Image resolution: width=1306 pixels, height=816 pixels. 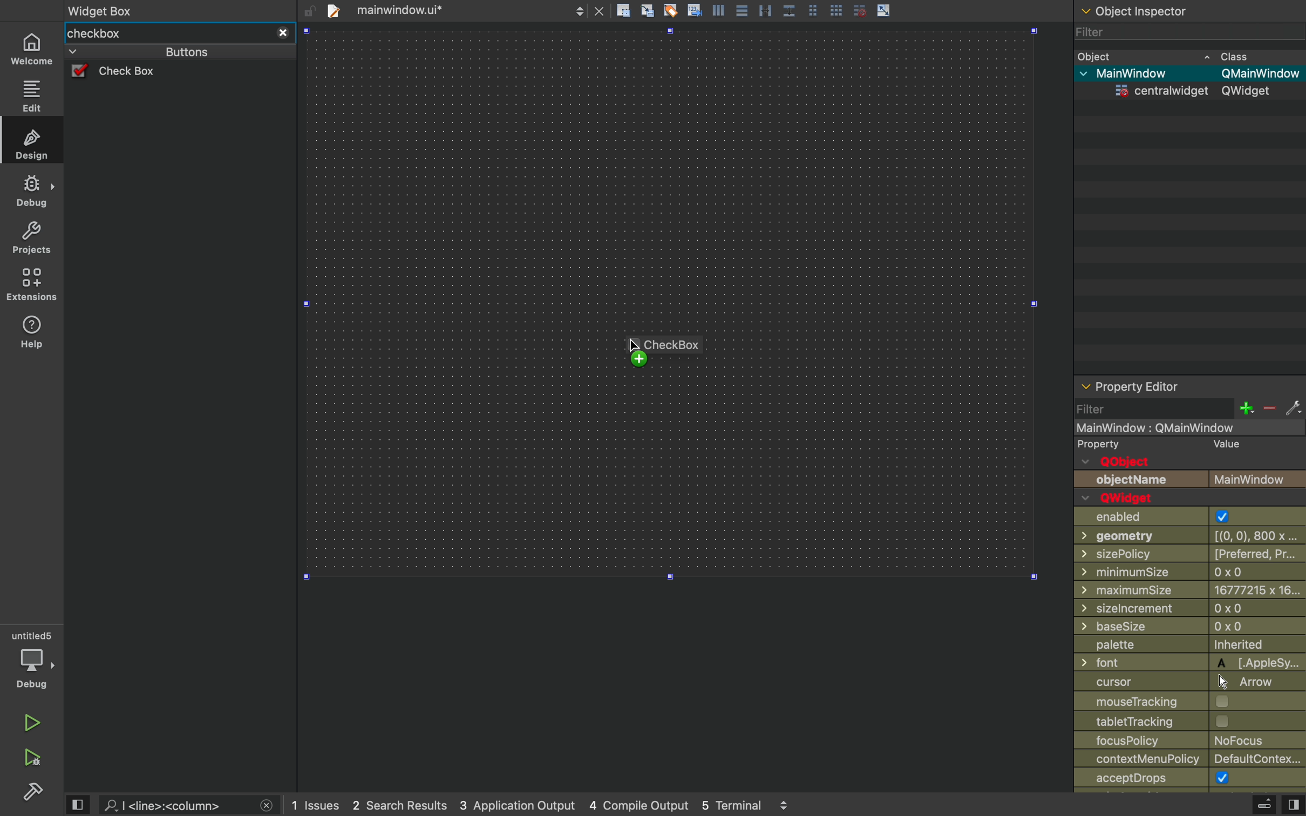 What do you see at coordinates (133, 72) in the screenshot?
I see `check box` at bounding box center [133, 72].